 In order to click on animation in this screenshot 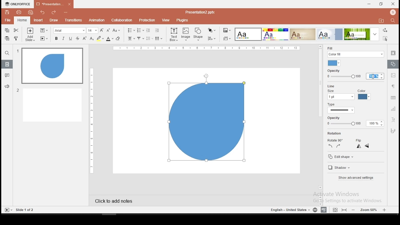, I will do `click(97, 20)`.